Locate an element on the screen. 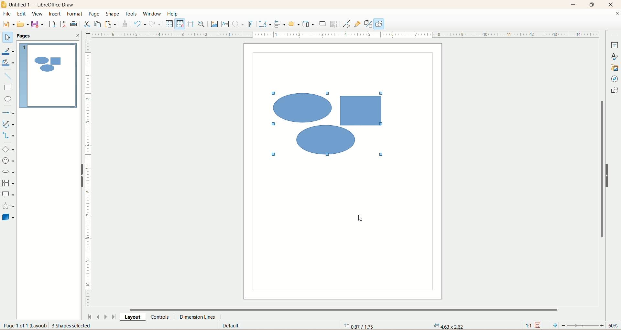 The image size is (621, 330). select is located at coordinates (8, 37).